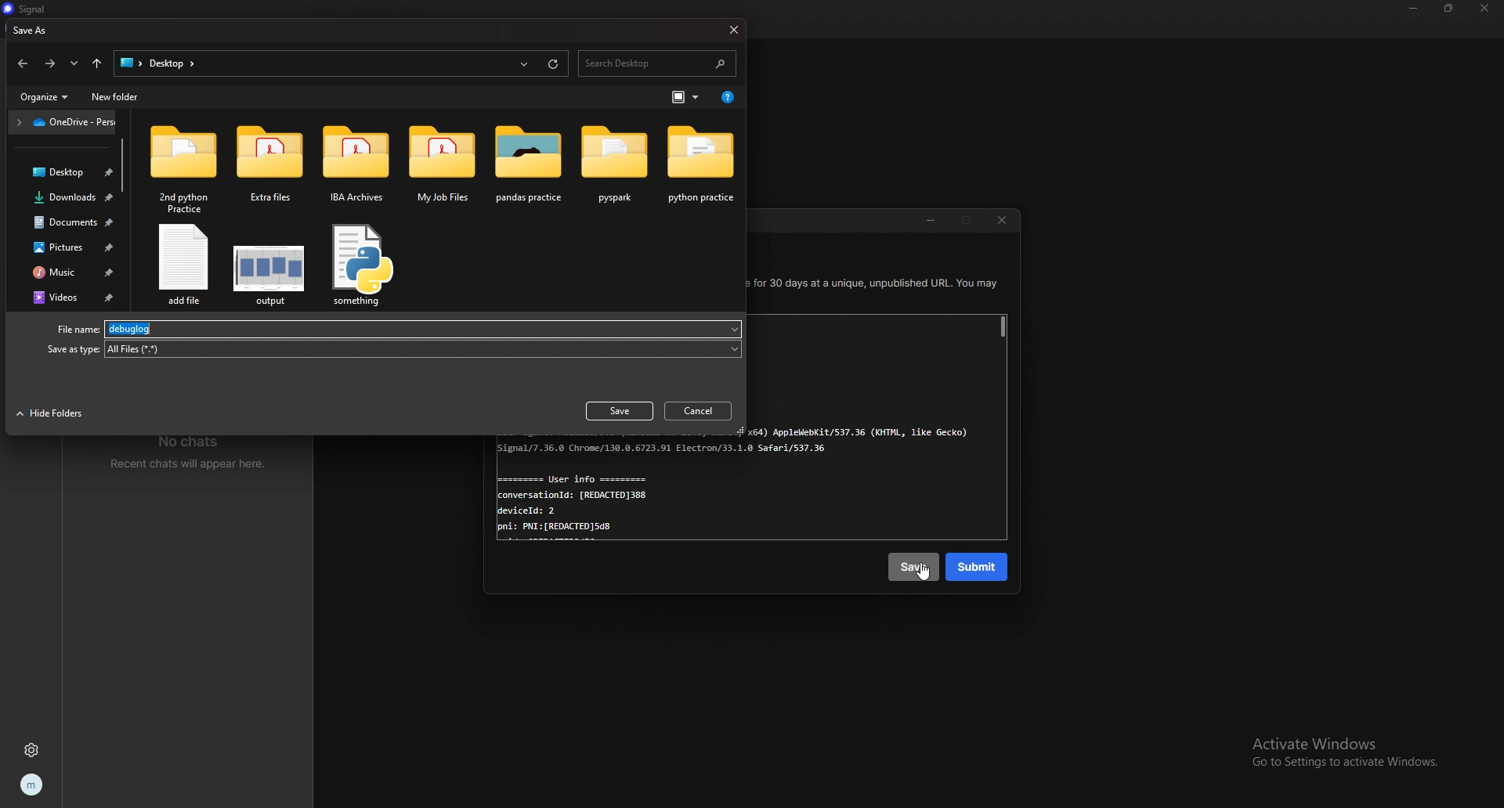 This screenshot has height=808, width=1504. Describe the element at coordinates (728, 97) in the screenshot. I see `help` at that location.